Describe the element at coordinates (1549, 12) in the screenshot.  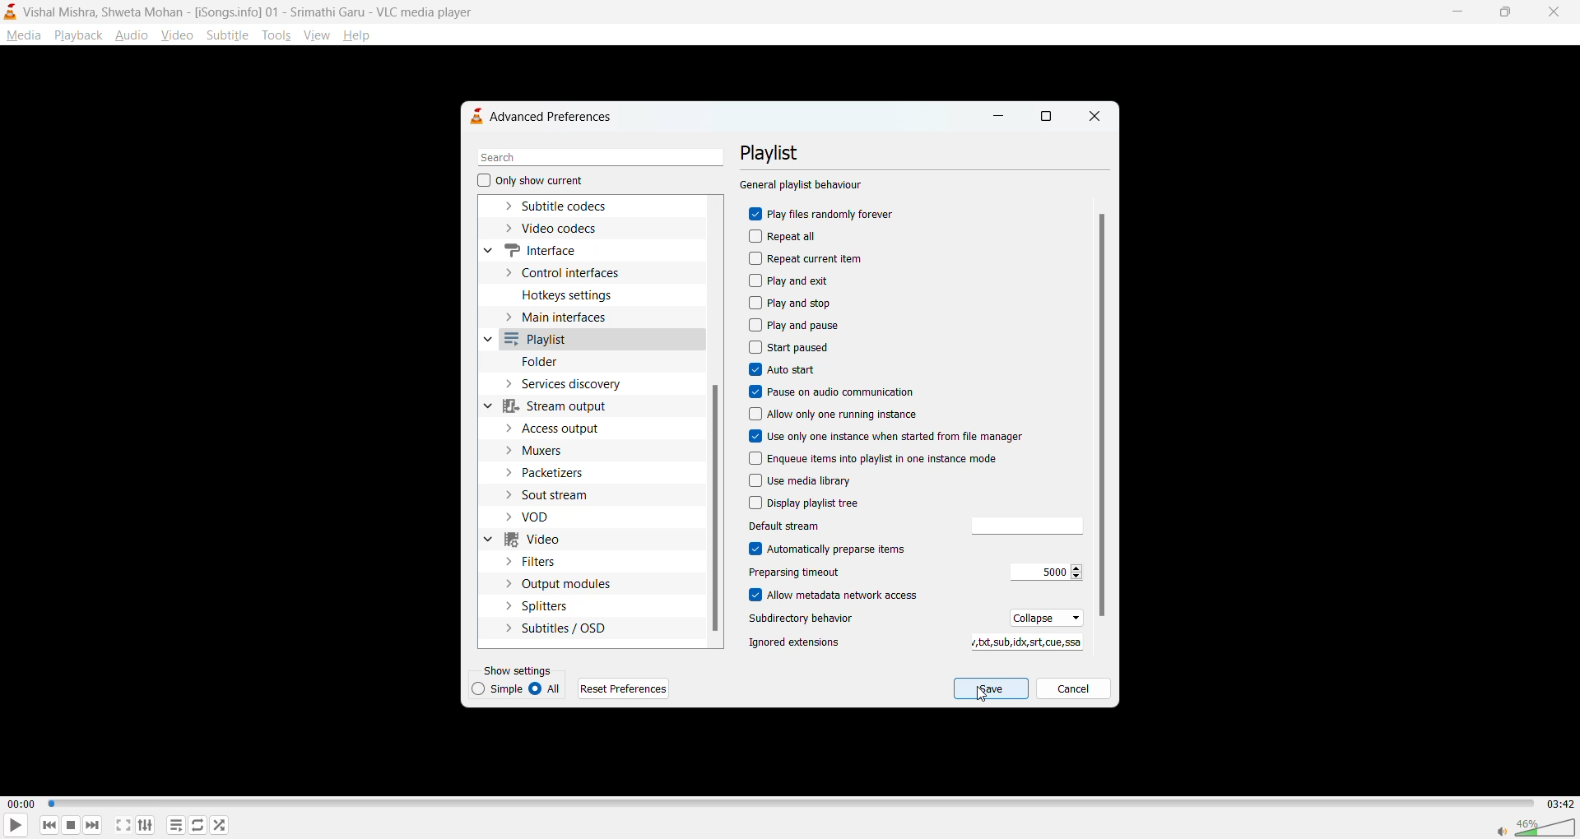
I see `close` at that location.